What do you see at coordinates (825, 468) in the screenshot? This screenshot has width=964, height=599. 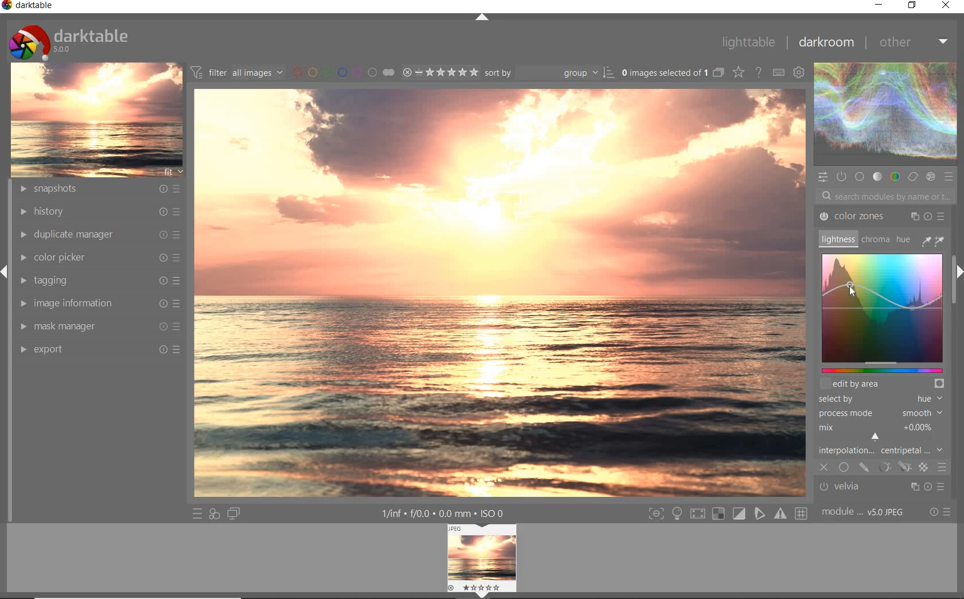 I see `CLOSE` at bounding box center [825, 468].